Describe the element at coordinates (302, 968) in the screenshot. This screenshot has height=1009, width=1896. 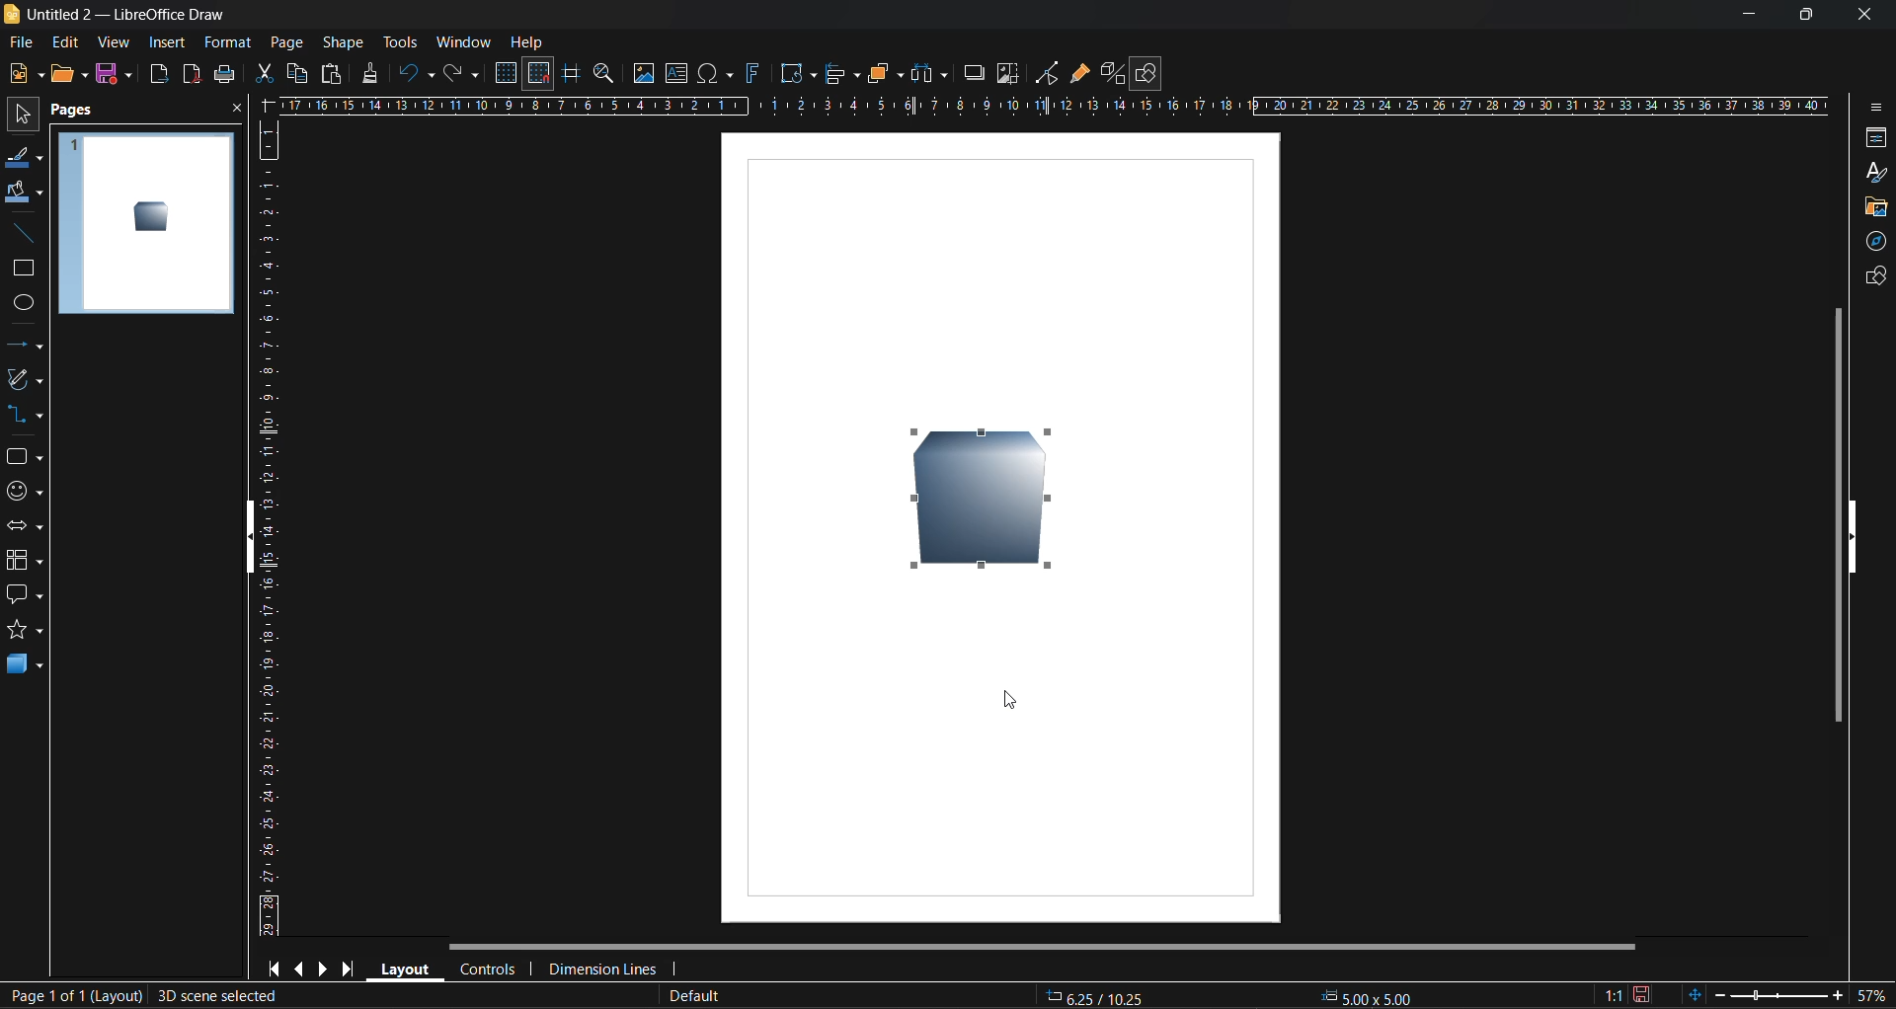
I see `previous` at that location.